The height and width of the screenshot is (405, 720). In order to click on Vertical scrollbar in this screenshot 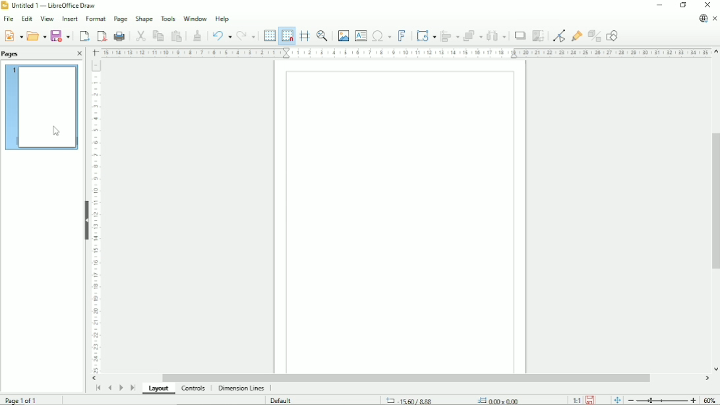, I will do `click(713, 199)`.